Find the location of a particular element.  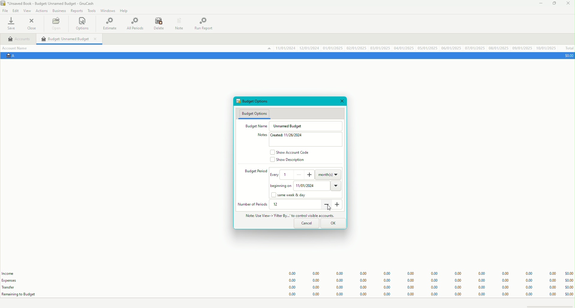

Help is located at coordinates (125, 11).